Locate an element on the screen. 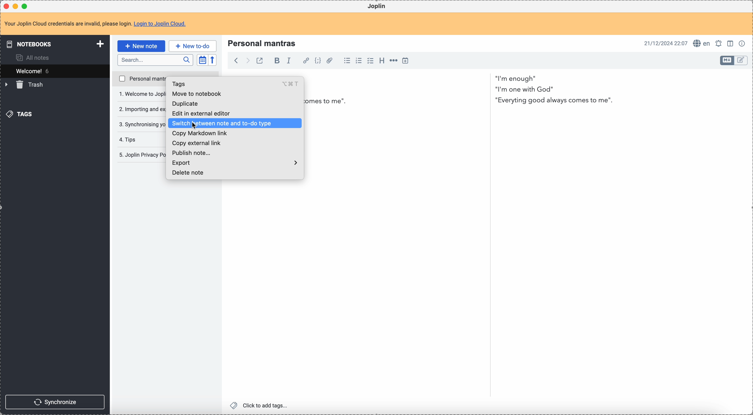 This screenshot has height=415, width=753. Joplin privacy policy is located at coordinates (141, 155).